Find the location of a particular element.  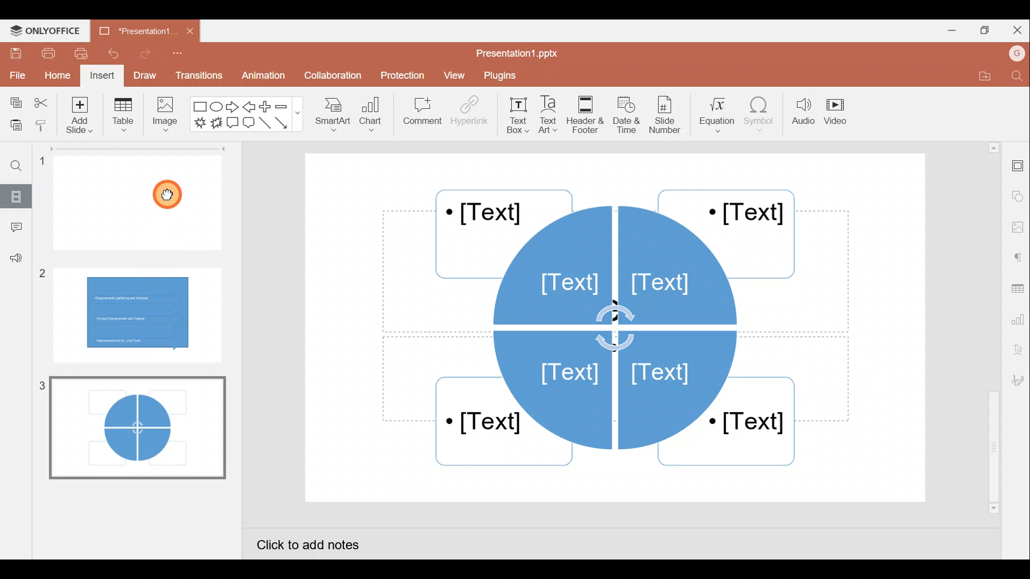

ONLYOFFICE Menu is located at coordinates (51, 31).